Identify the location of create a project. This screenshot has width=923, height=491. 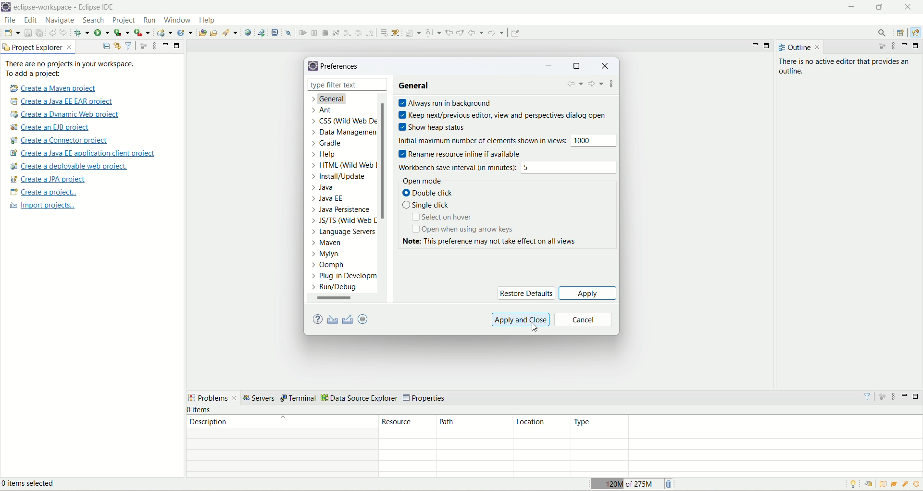
(42, 193).